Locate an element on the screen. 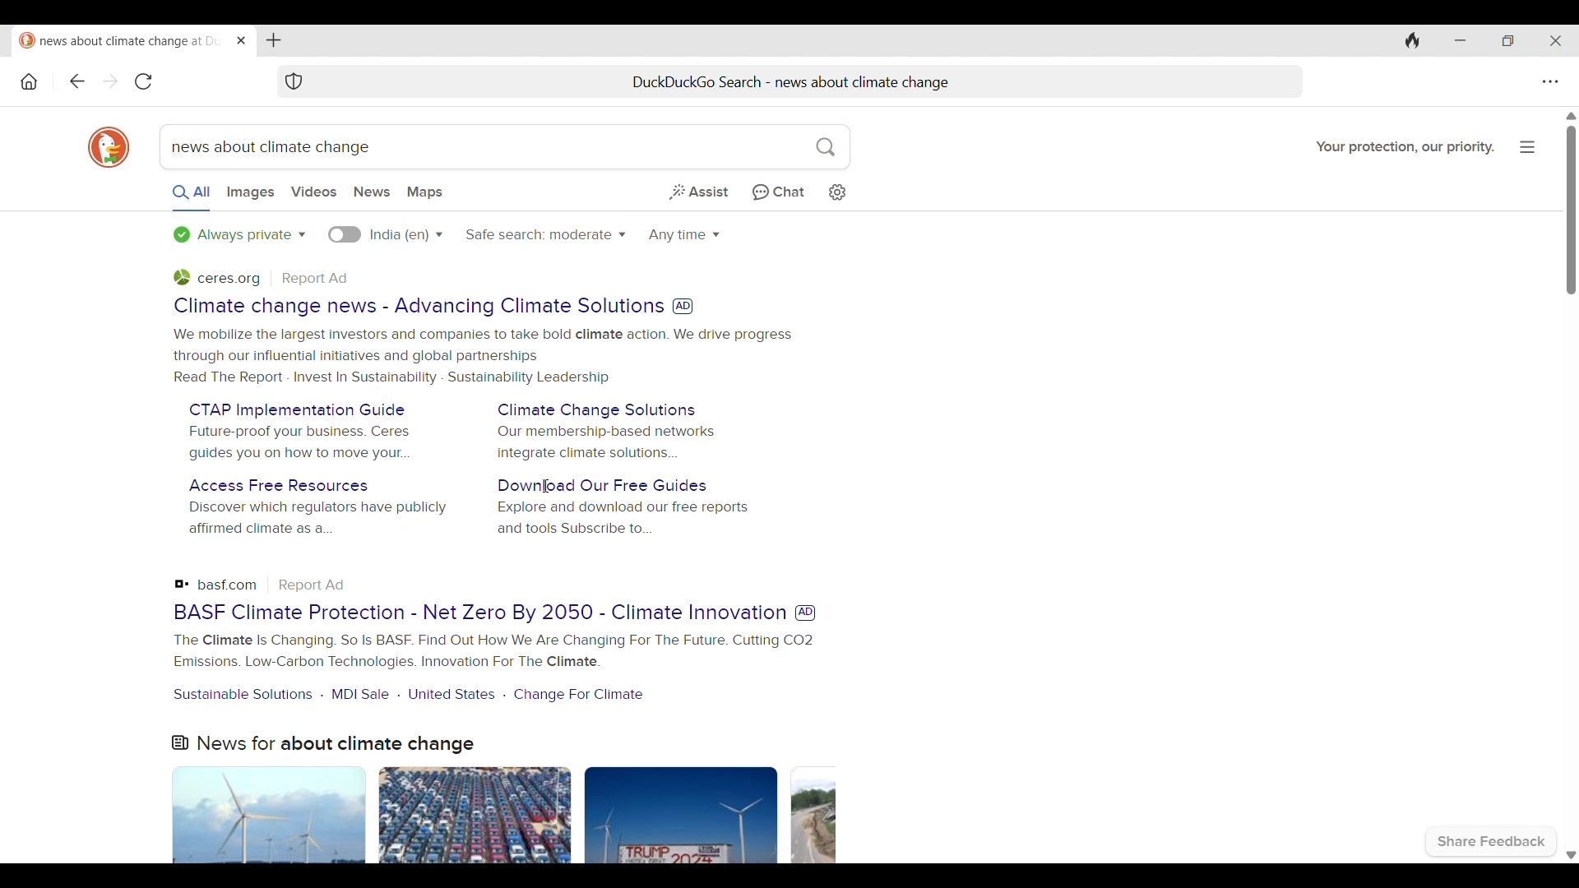  ad is located at coordinates (682, 307).